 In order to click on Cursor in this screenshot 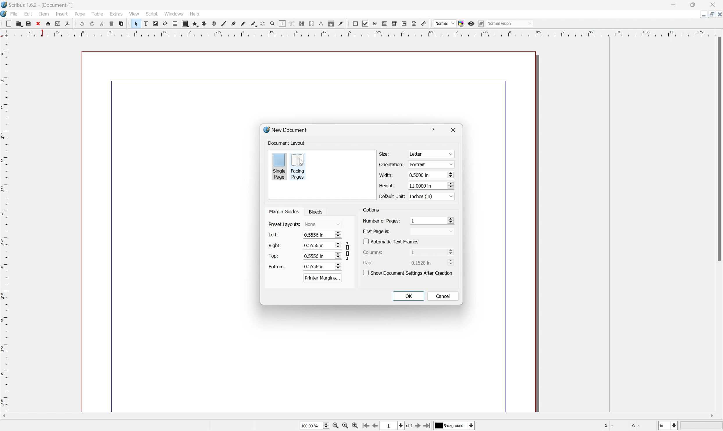, I will do `click(301, 161)`.